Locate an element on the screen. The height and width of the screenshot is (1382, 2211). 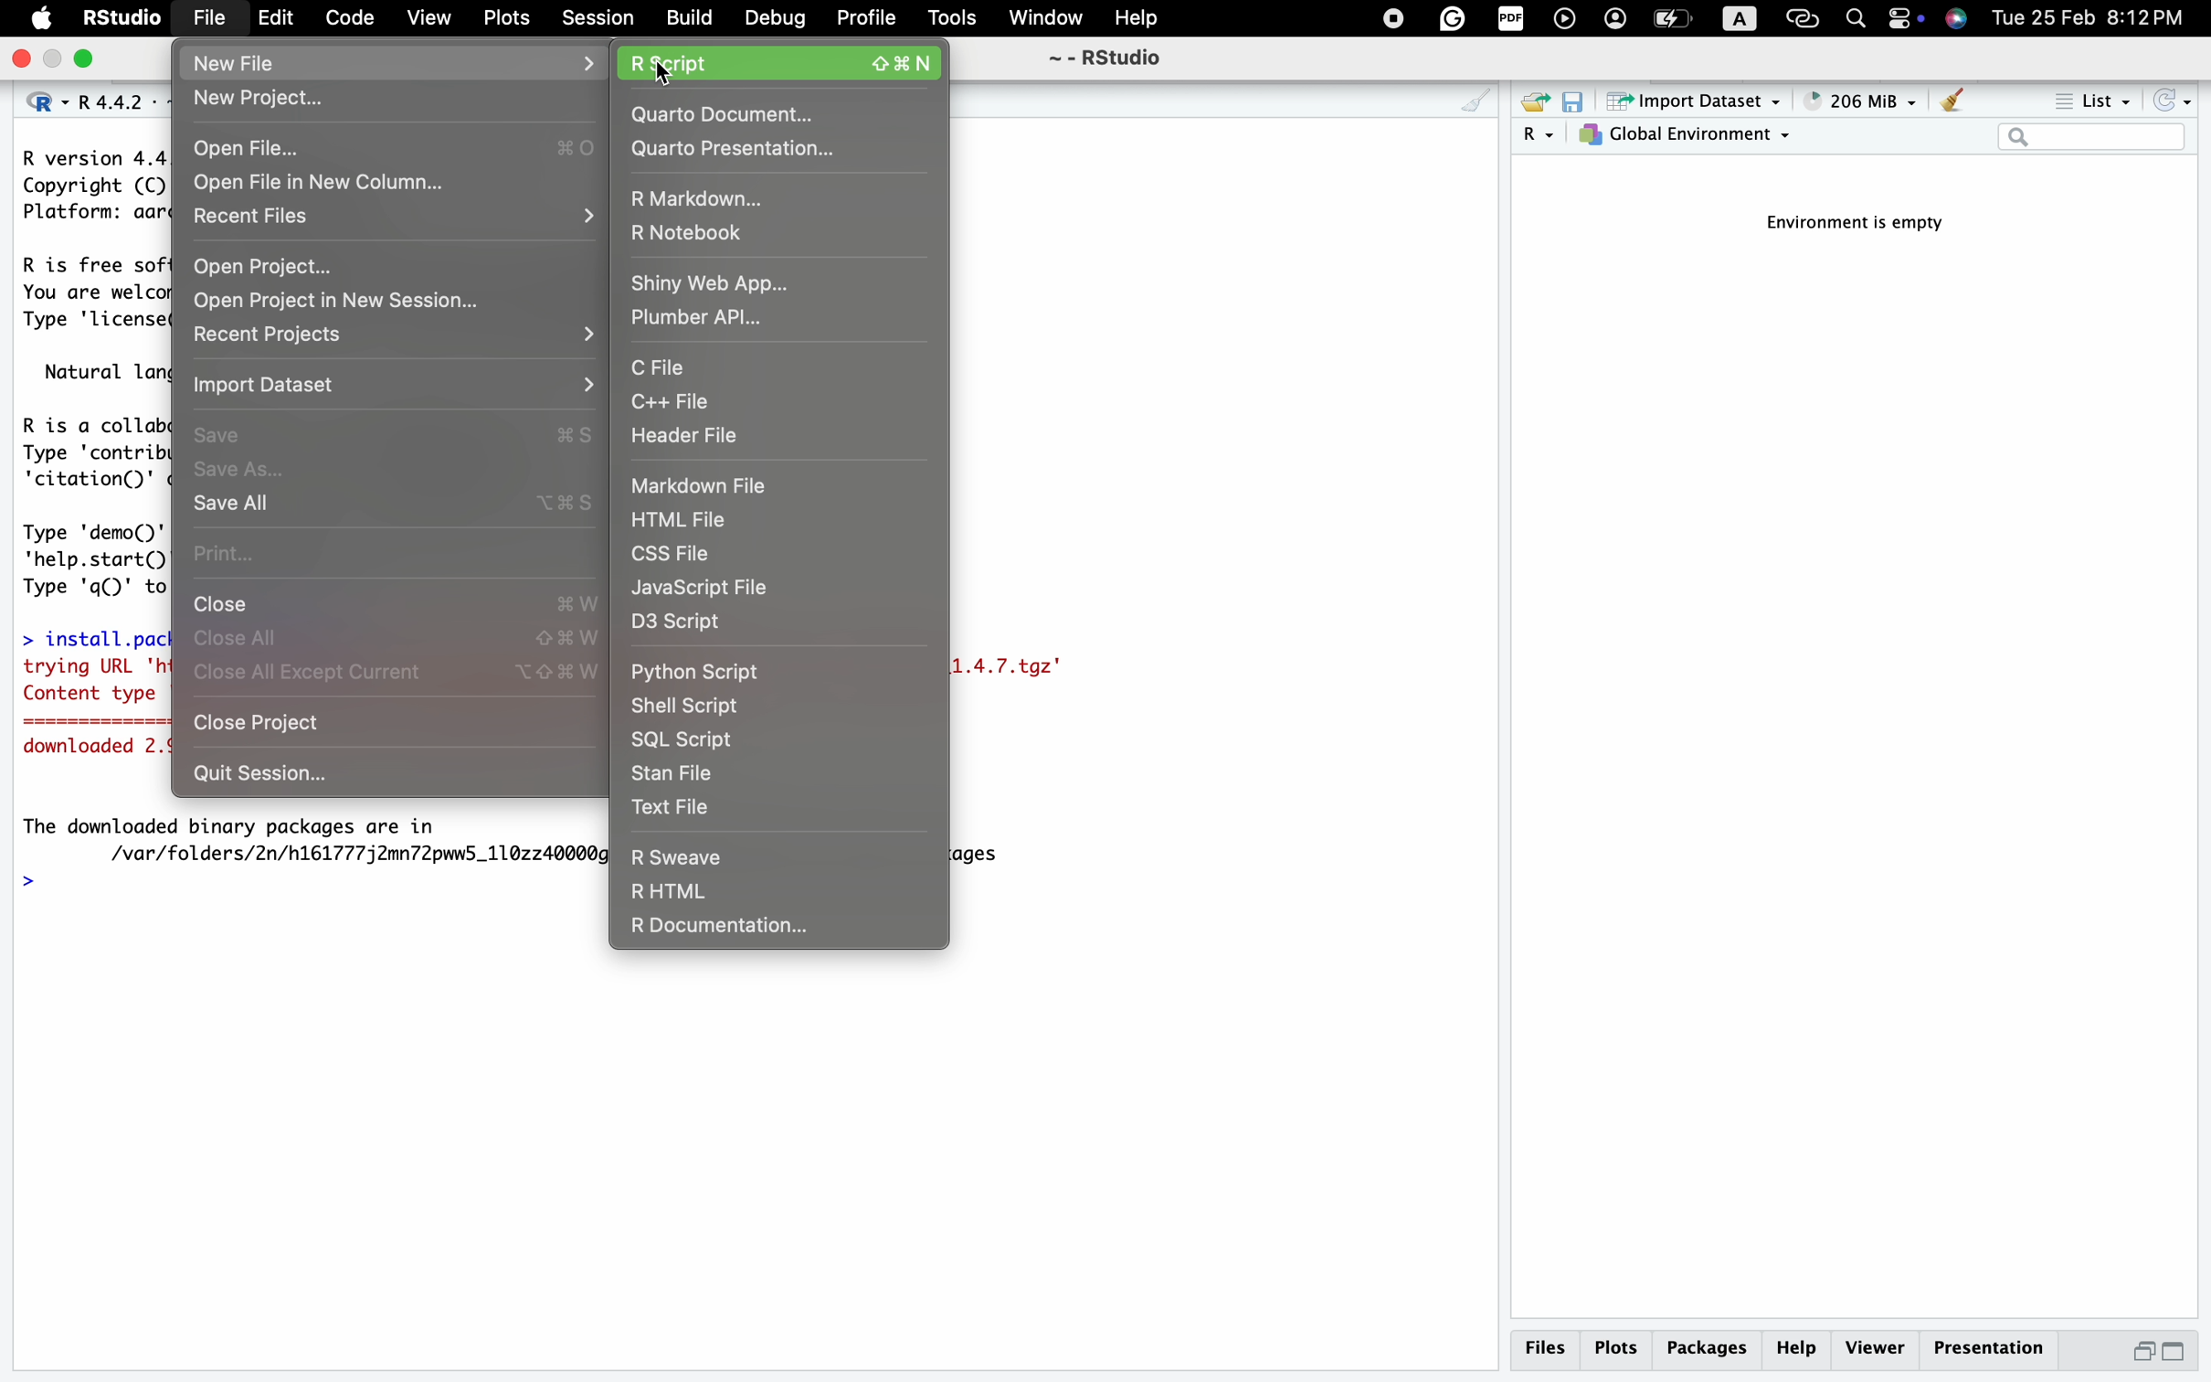
file is located at coordinates (207, 16).